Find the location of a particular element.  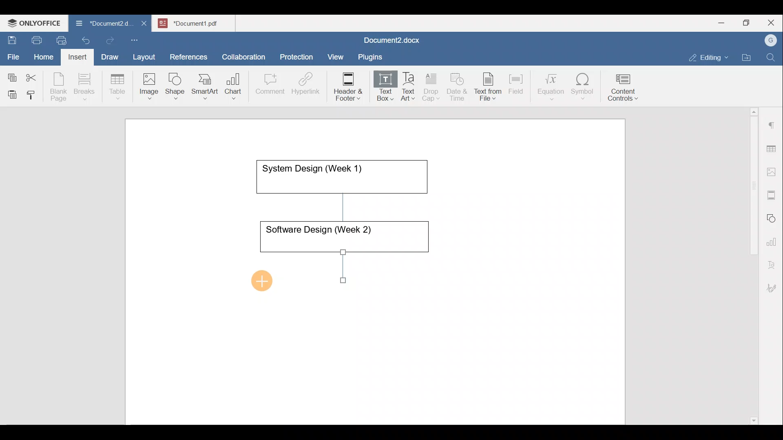

Close document is located at coordinates (144, 24).